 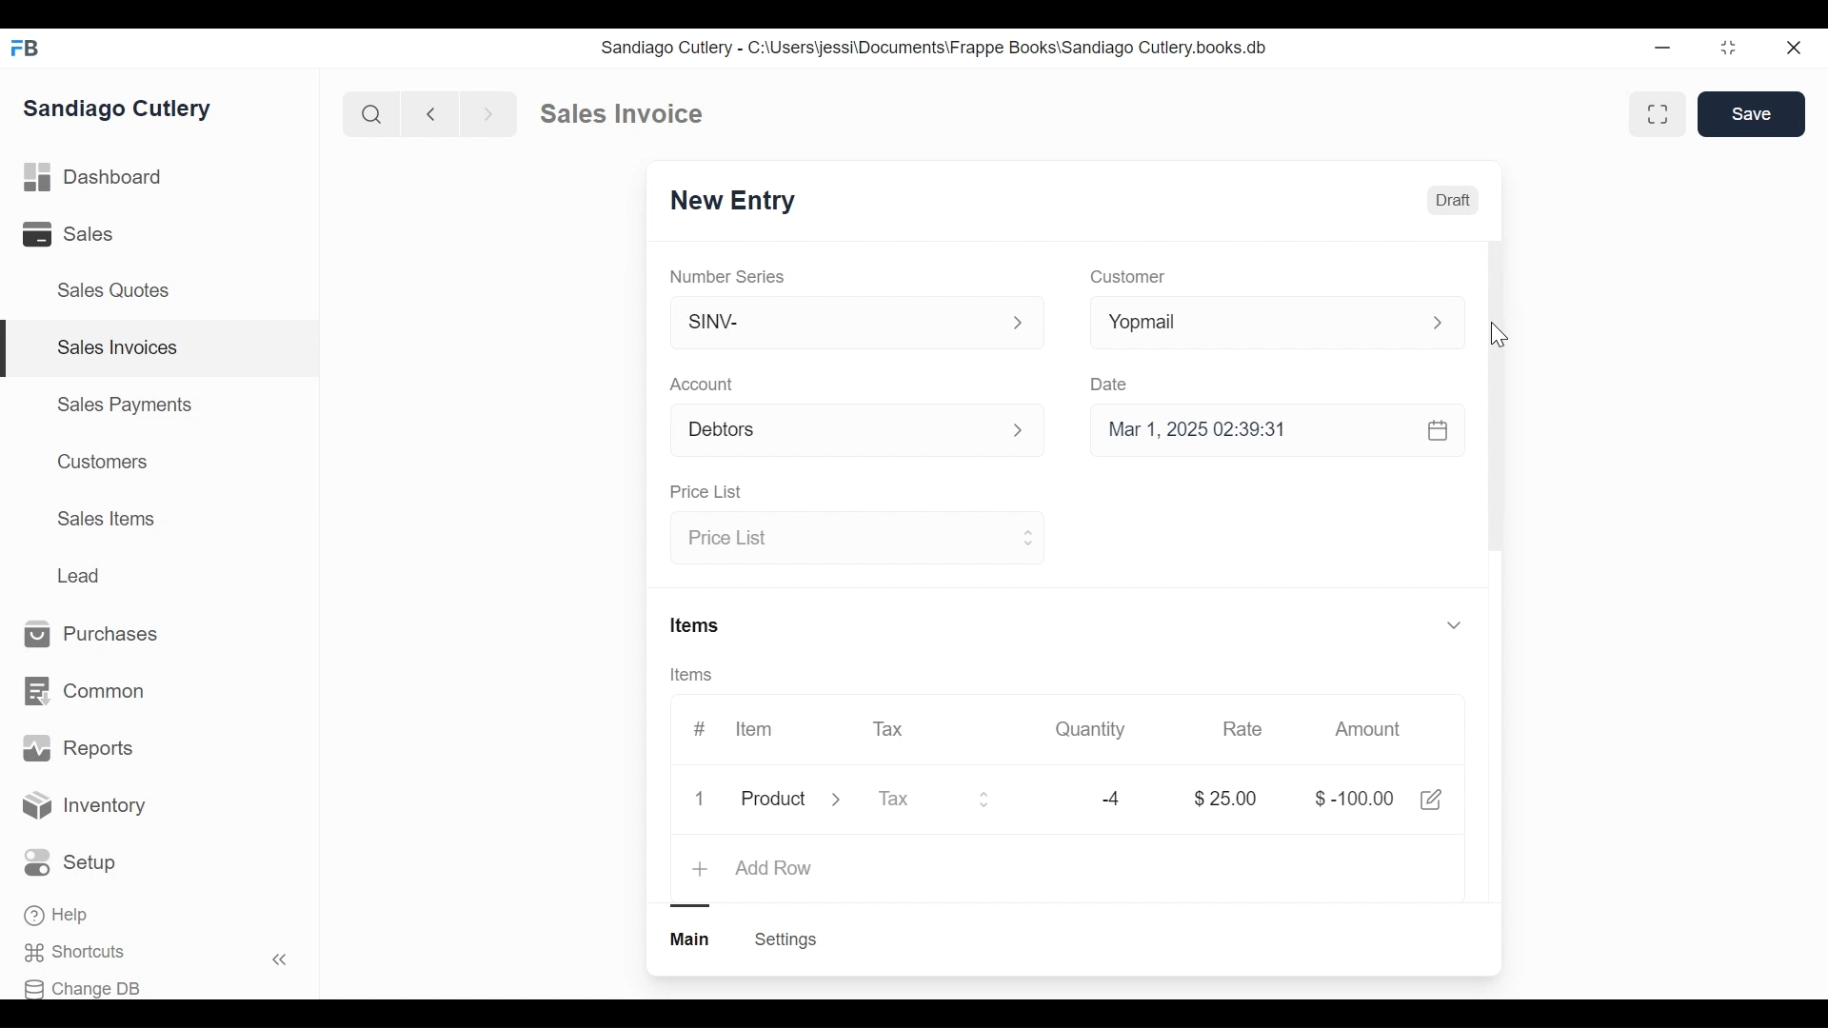 I want to click on Sandiago Cutlery - C:\Users\jessi\Documents\Frappe Books\Sandiago Cutlery.books.db, so click(x=936, y=49).